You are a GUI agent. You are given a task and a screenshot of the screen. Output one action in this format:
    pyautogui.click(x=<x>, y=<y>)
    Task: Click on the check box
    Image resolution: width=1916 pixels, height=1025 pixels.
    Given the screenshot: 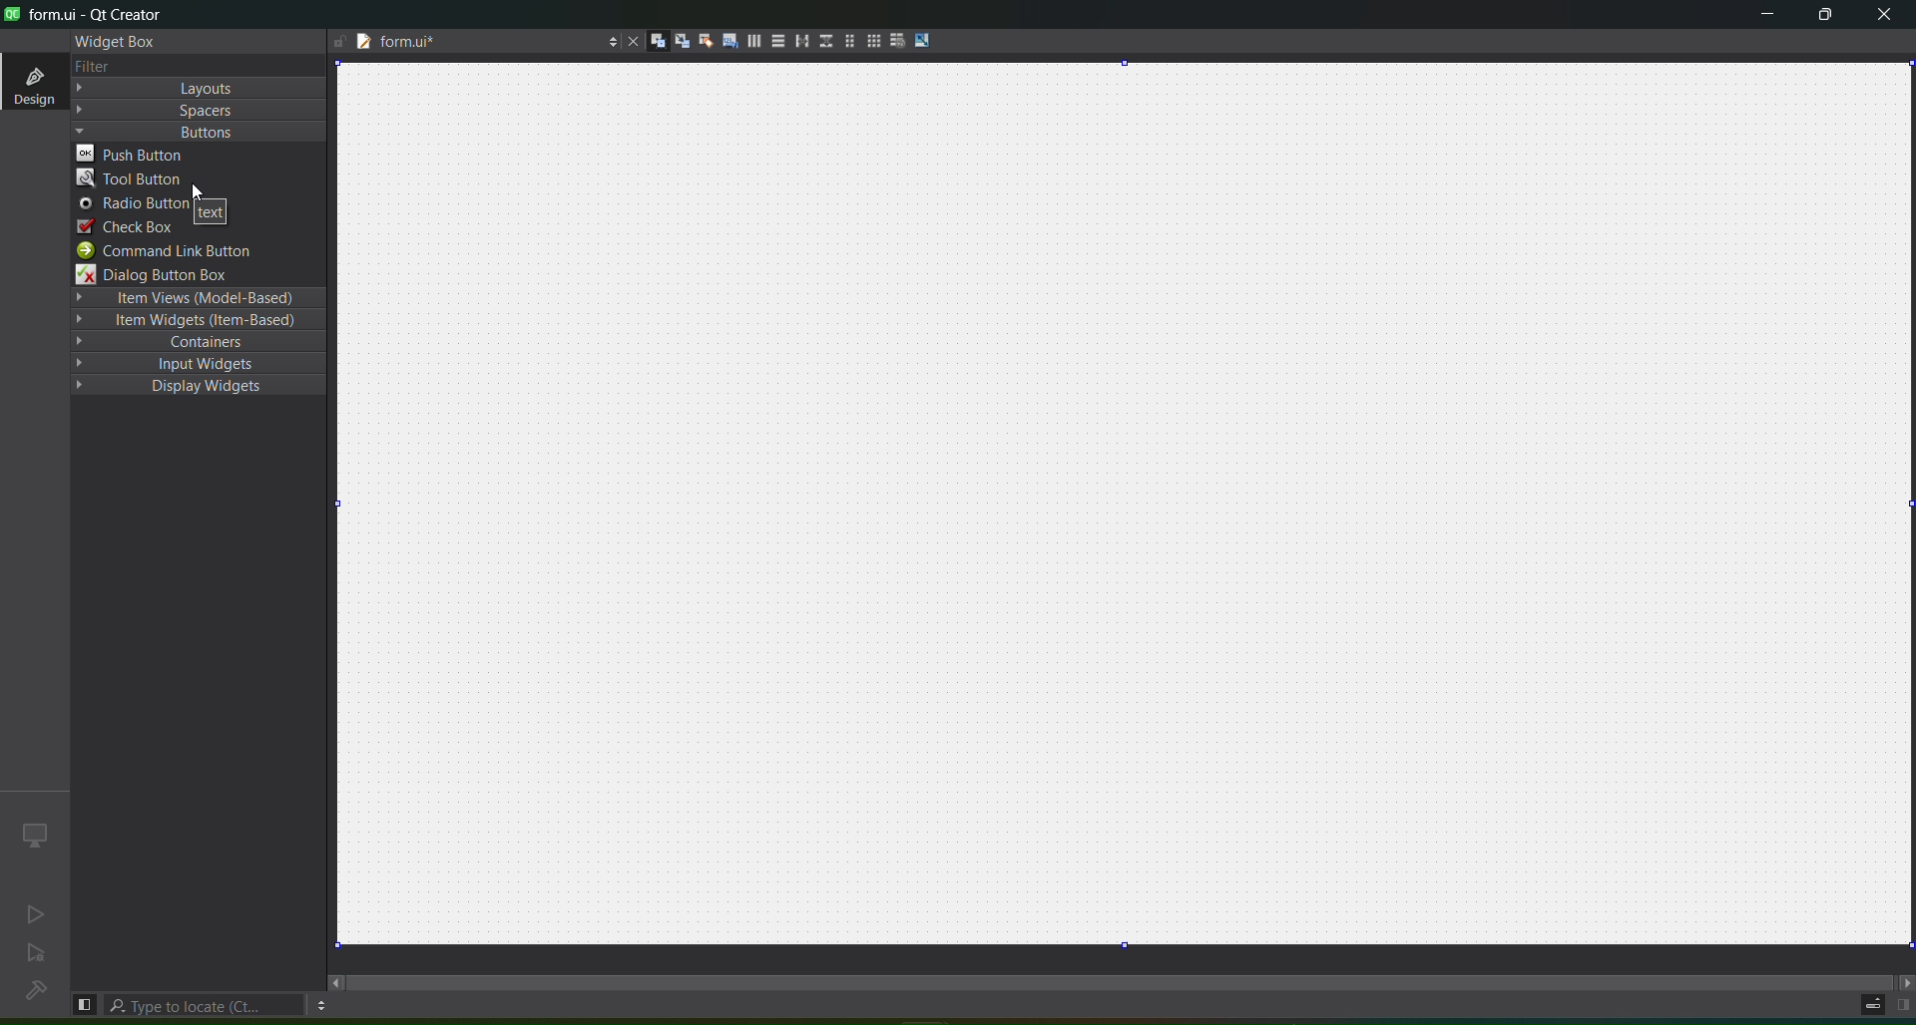 What is the action you would take?
    pyautogui.click(x=192, y=228)
    